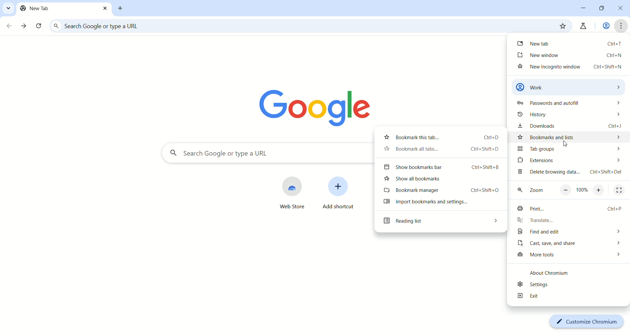  What do you see at coordinates (570, 221) in the screenshot?
I see `translate` at bounding box center [570, 221].